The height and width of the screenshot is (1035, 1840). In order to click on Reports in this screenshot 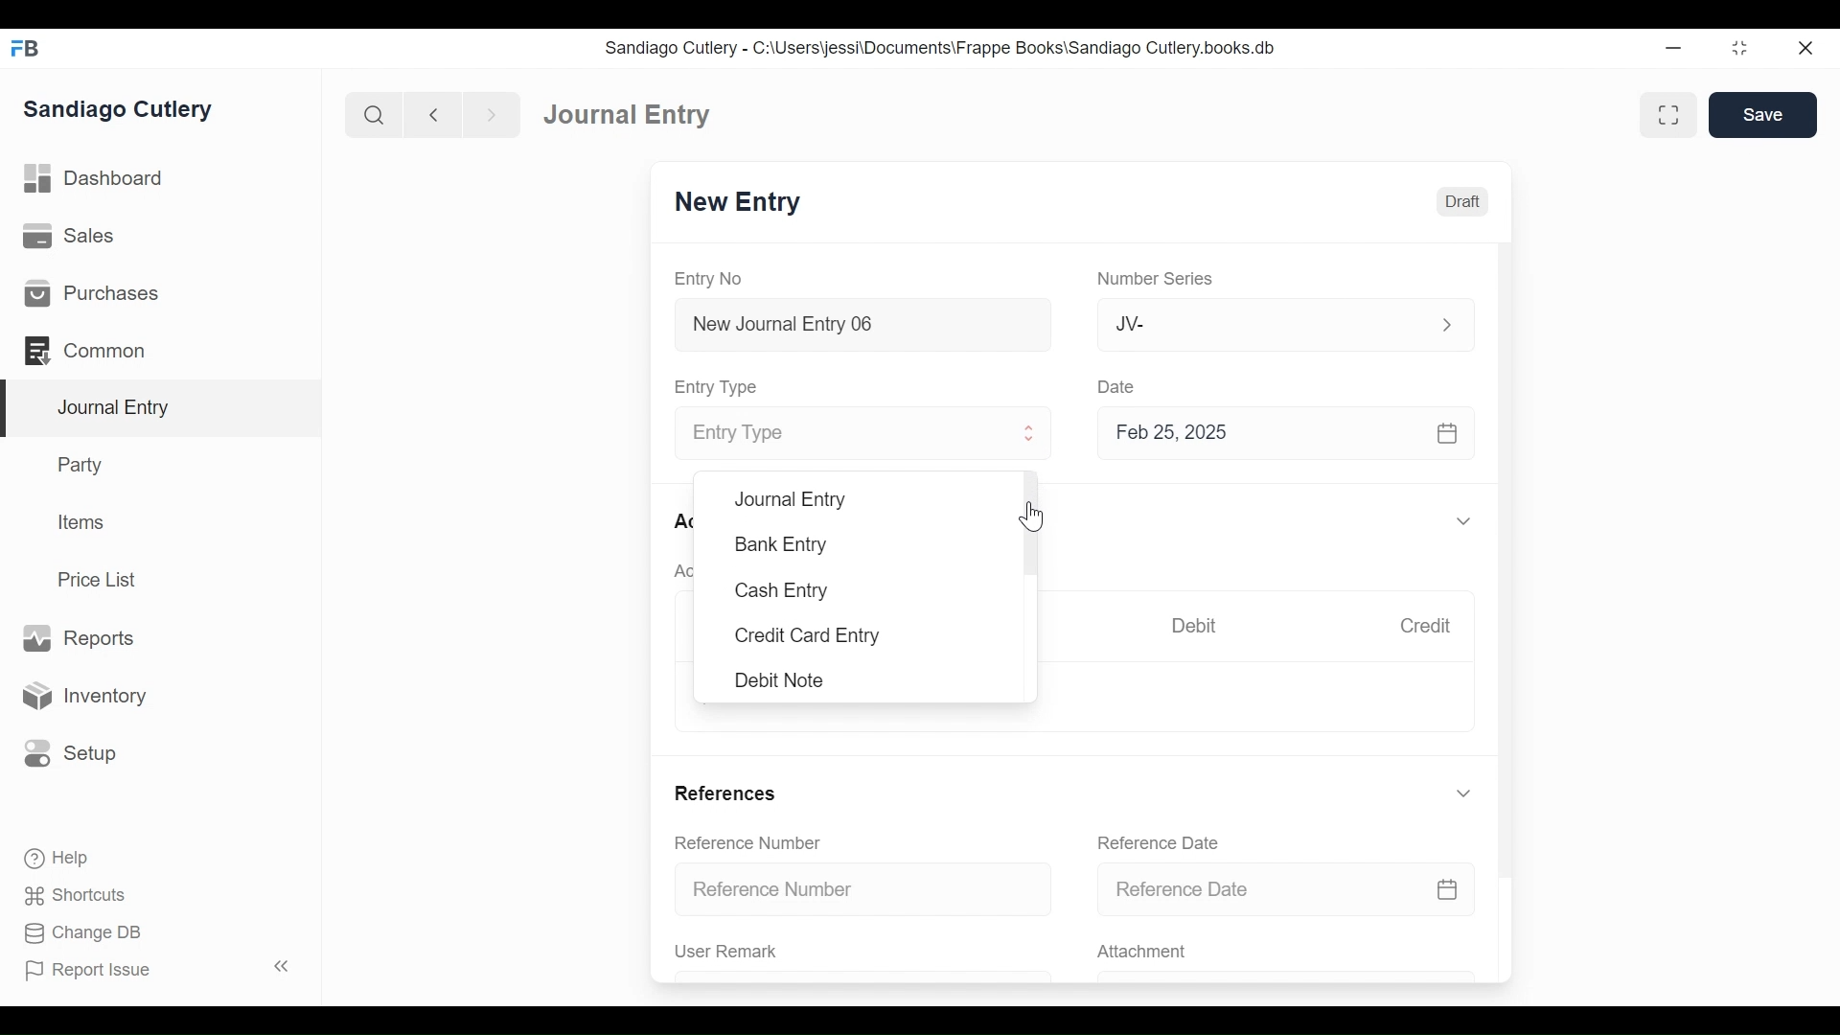, I will do `click(78, 639)`.